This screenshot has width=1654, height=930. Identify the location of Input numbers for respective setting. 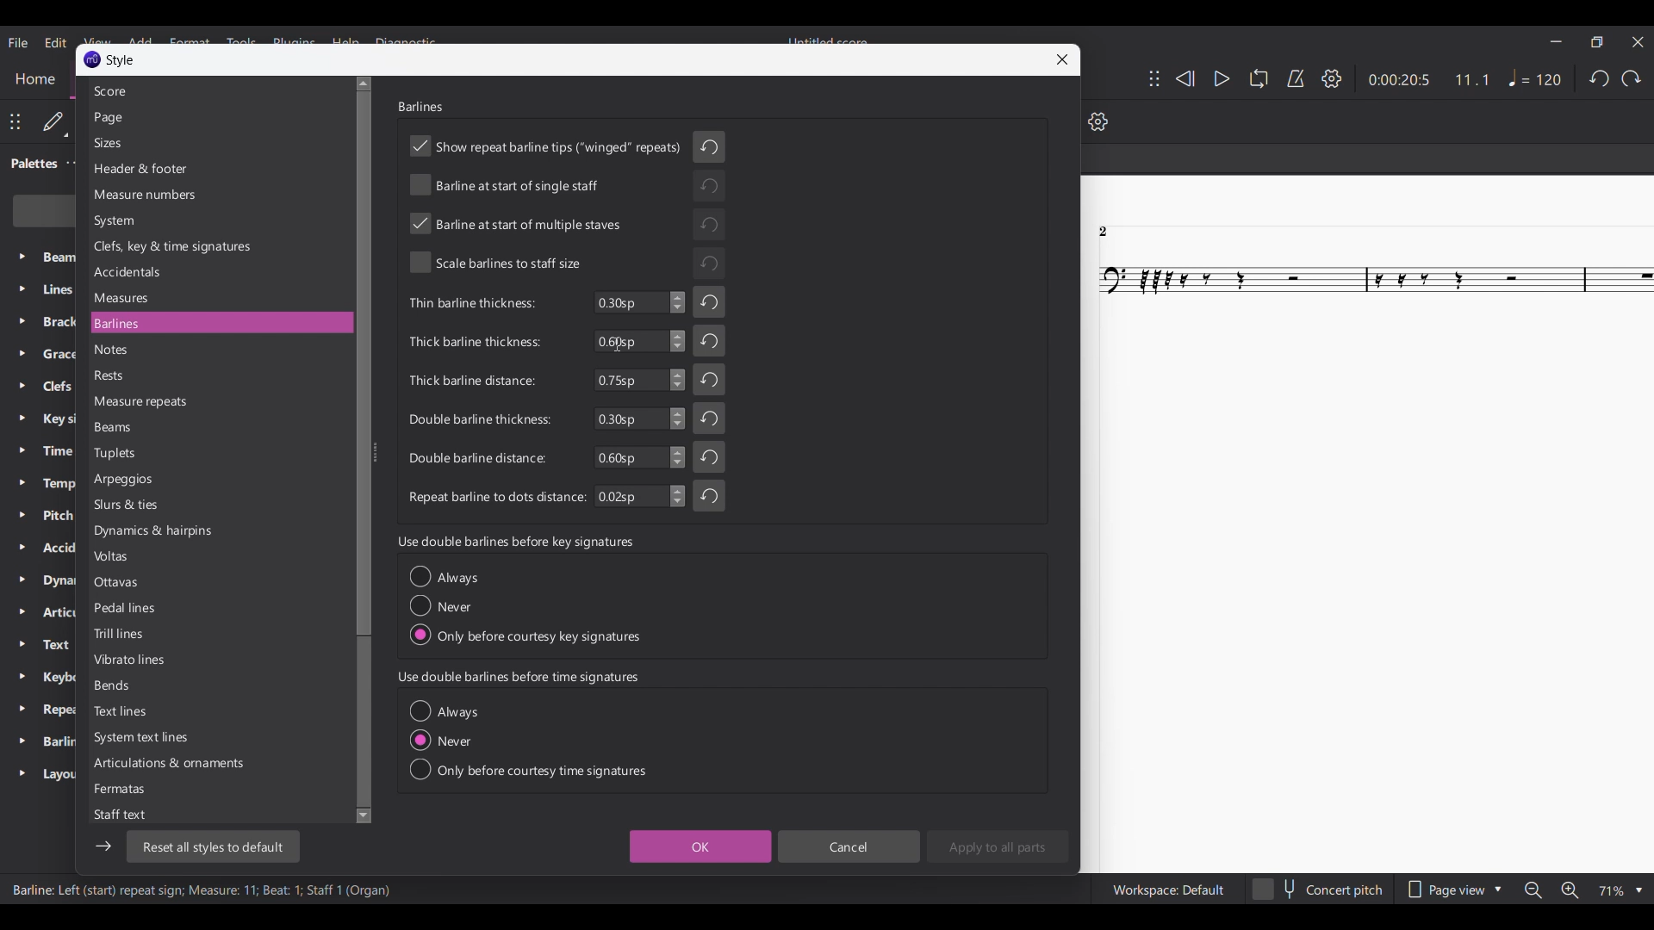
(639, 400).